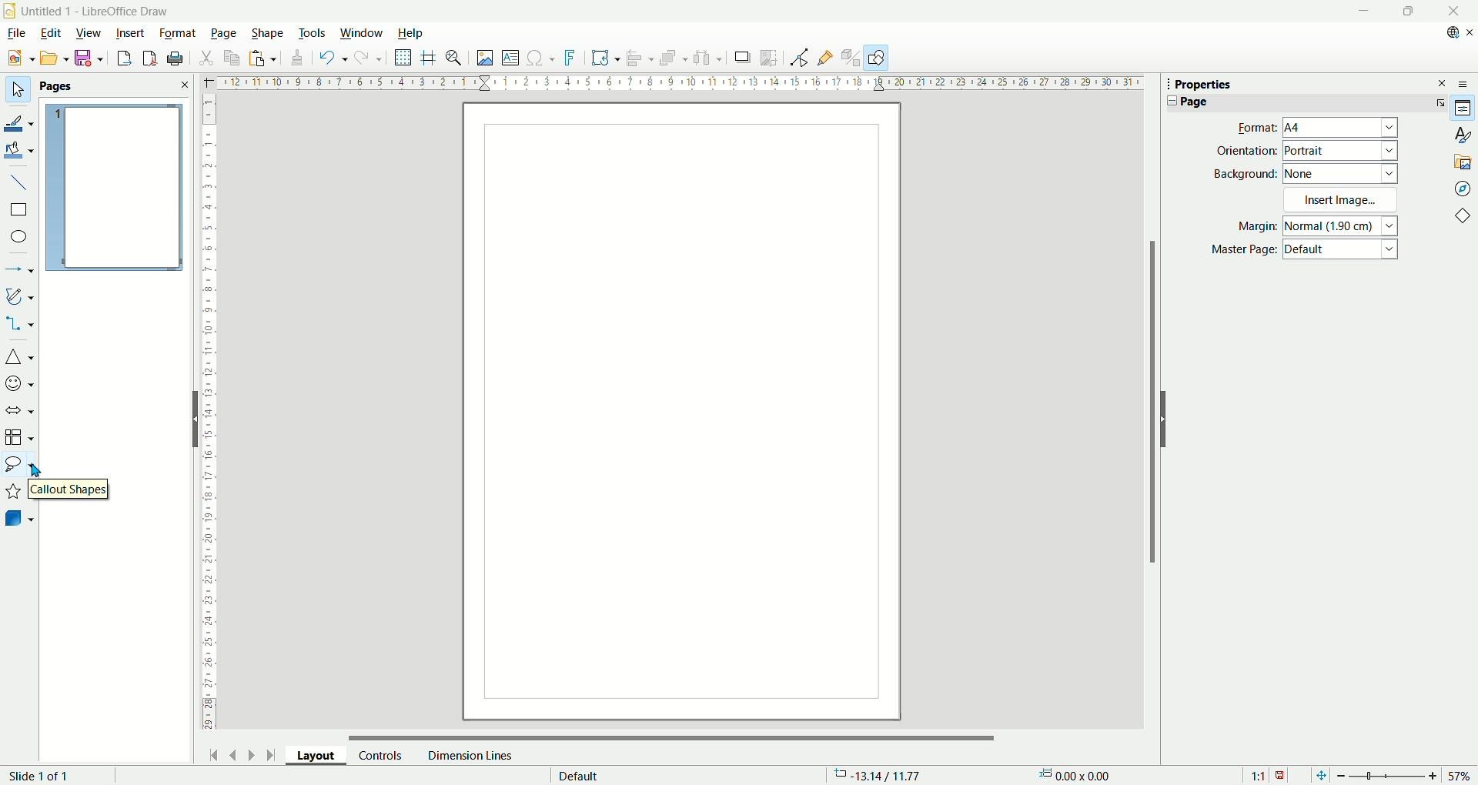 The width and height of the screenshot is (1478, 785). Describe the element at coordinates (1403, 774) in the screenshot. I see `zoom factor` at that location.